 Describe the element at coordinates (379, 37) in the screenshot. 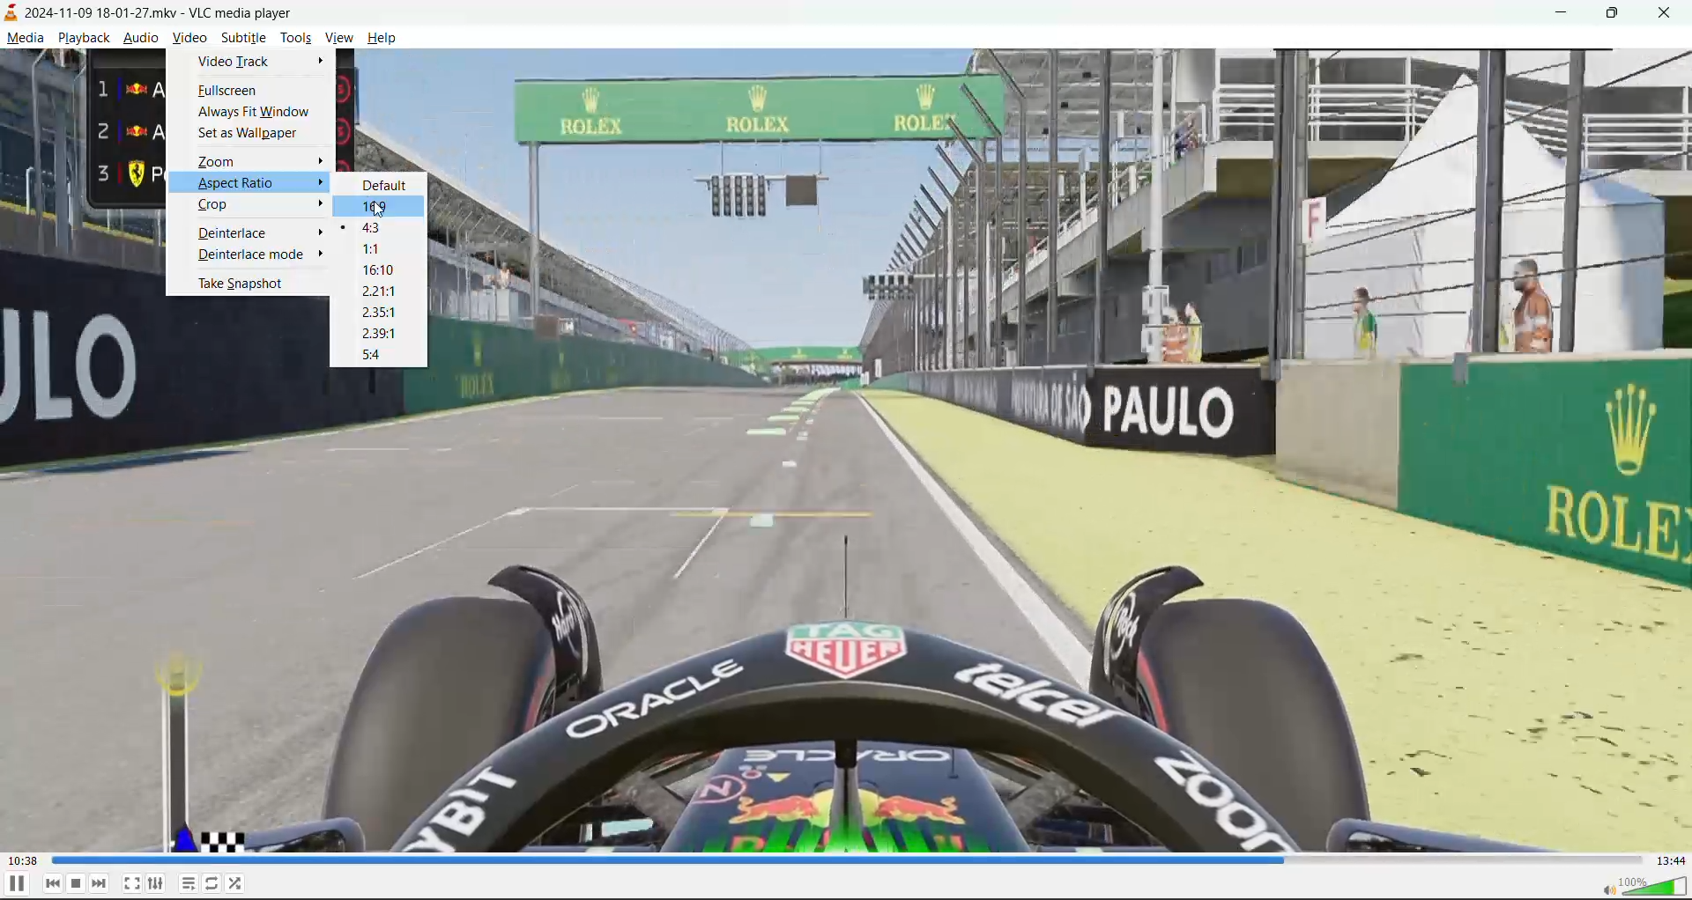

I see `help` at that location.